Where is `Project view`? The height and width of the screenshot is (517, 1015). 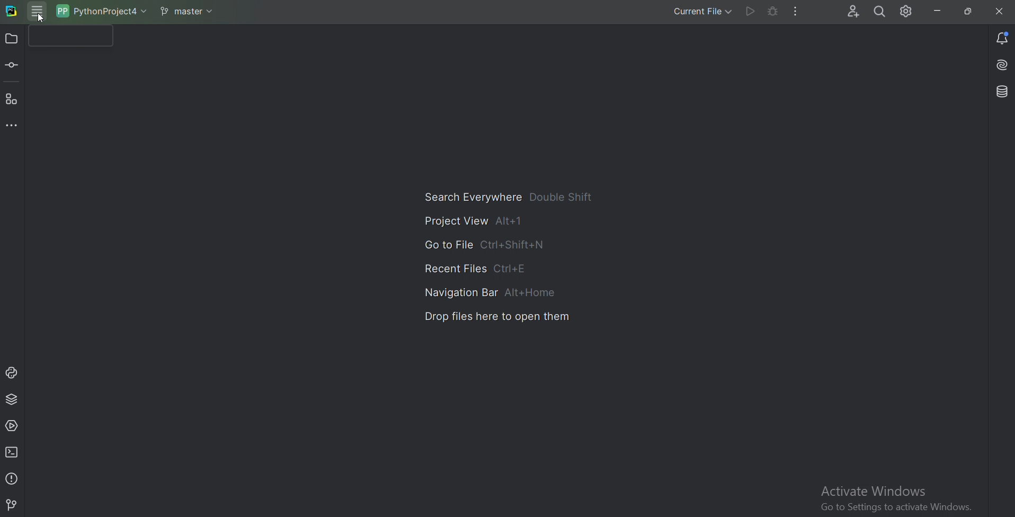 Project view is located at coordinates (474, 222).